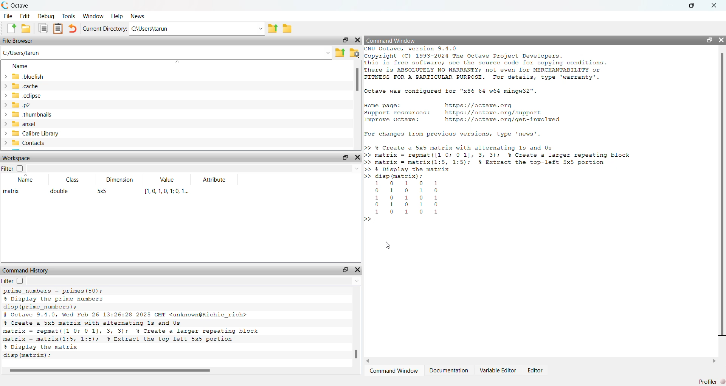  What do you see at coordinates (670, 5) in the screenshot?
I see `minimise` at bounding box center [670, 5].